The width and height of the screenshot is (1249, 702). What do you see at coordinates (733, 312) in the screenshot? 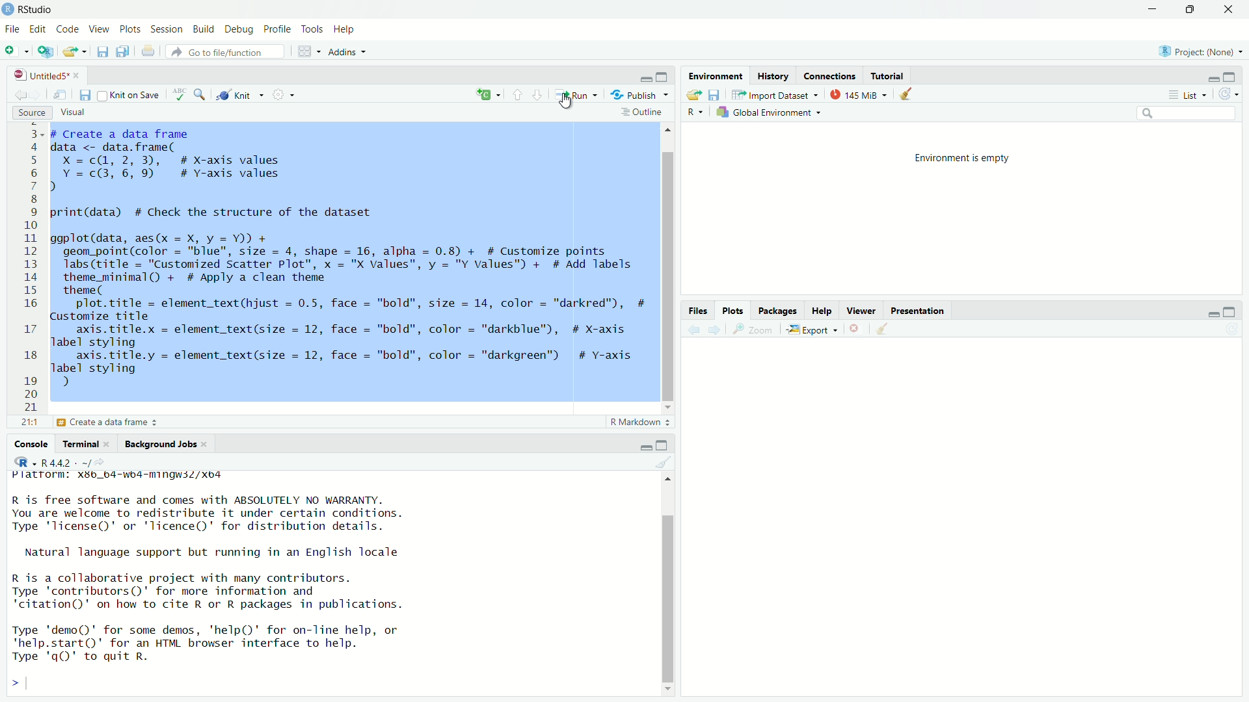
I see `Plots` at bounding box center [733, 312].